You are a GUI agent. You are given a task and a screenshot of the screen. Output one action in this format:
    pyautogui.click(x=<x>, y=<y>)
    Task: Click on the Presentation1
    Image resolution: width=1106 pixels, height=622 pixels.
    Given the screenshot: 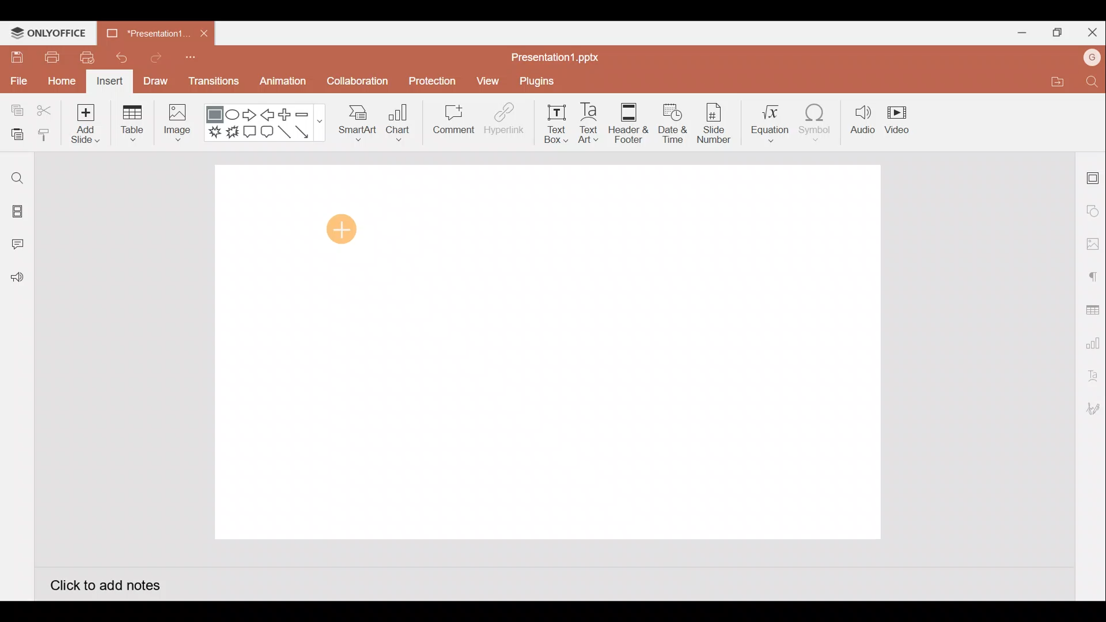 What is the action you would take?
    pyautogui.click(x=145, y=33)
    